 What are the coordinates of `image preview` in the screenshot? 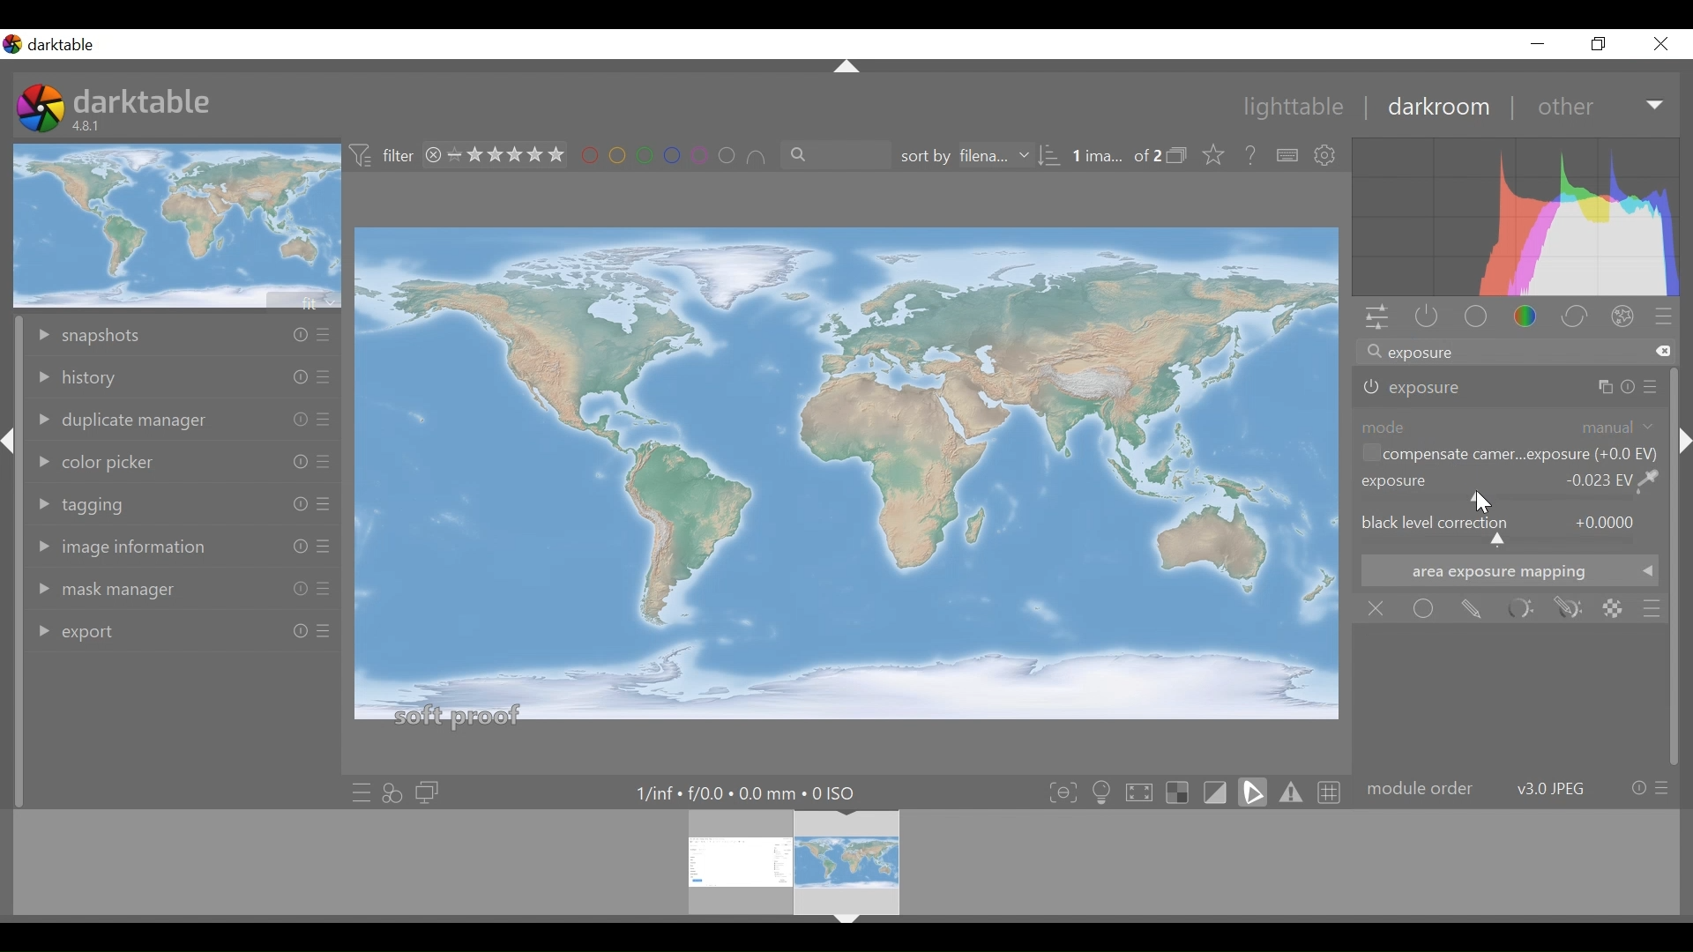 It's located at (179, 225).